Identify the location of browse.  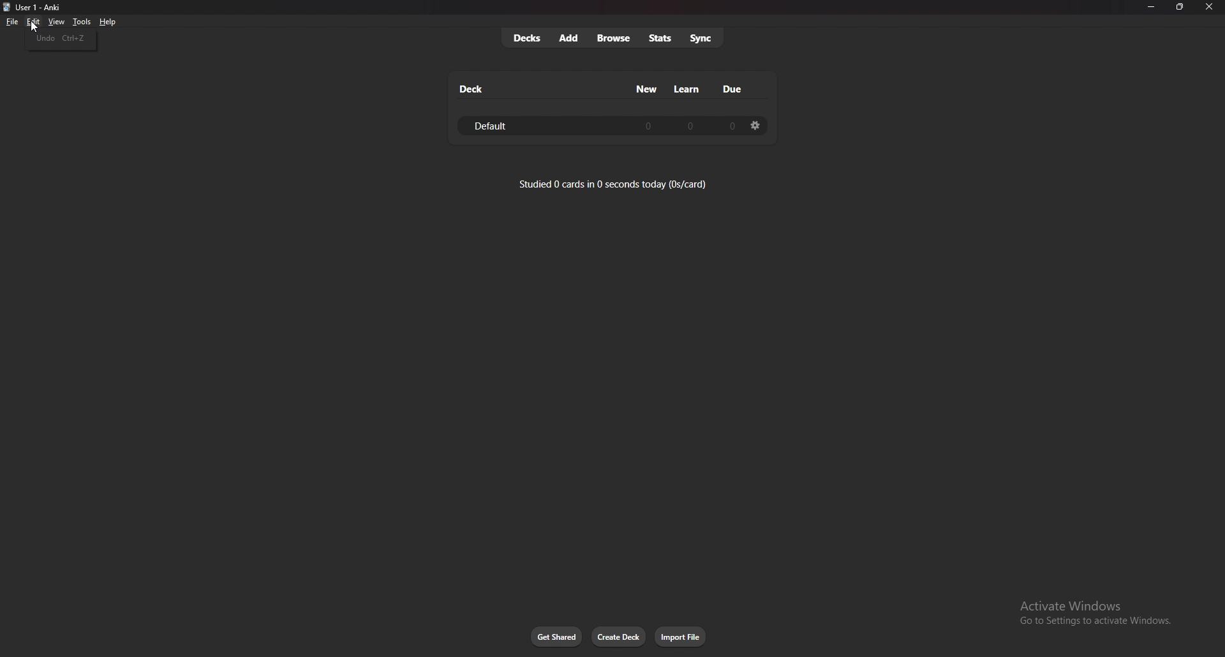
(614, 38).